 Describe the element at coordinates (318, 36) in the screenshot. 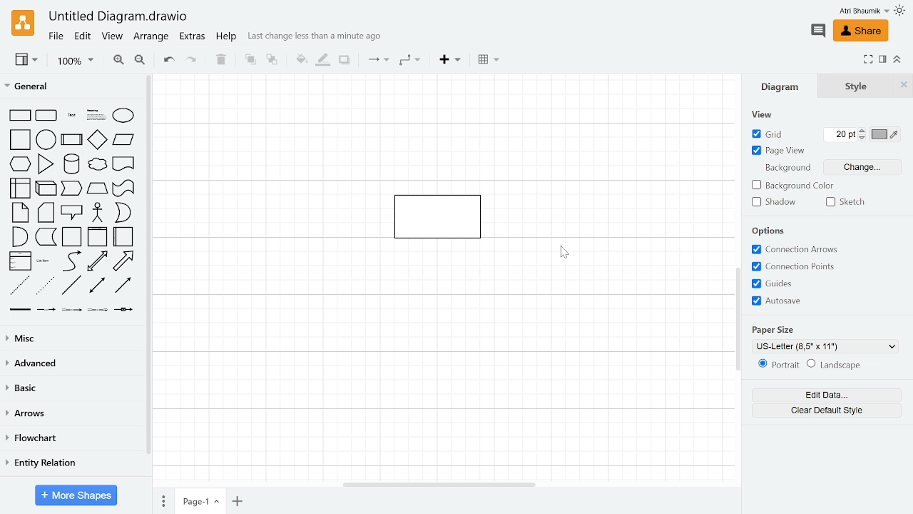

I see `last change` at that location.